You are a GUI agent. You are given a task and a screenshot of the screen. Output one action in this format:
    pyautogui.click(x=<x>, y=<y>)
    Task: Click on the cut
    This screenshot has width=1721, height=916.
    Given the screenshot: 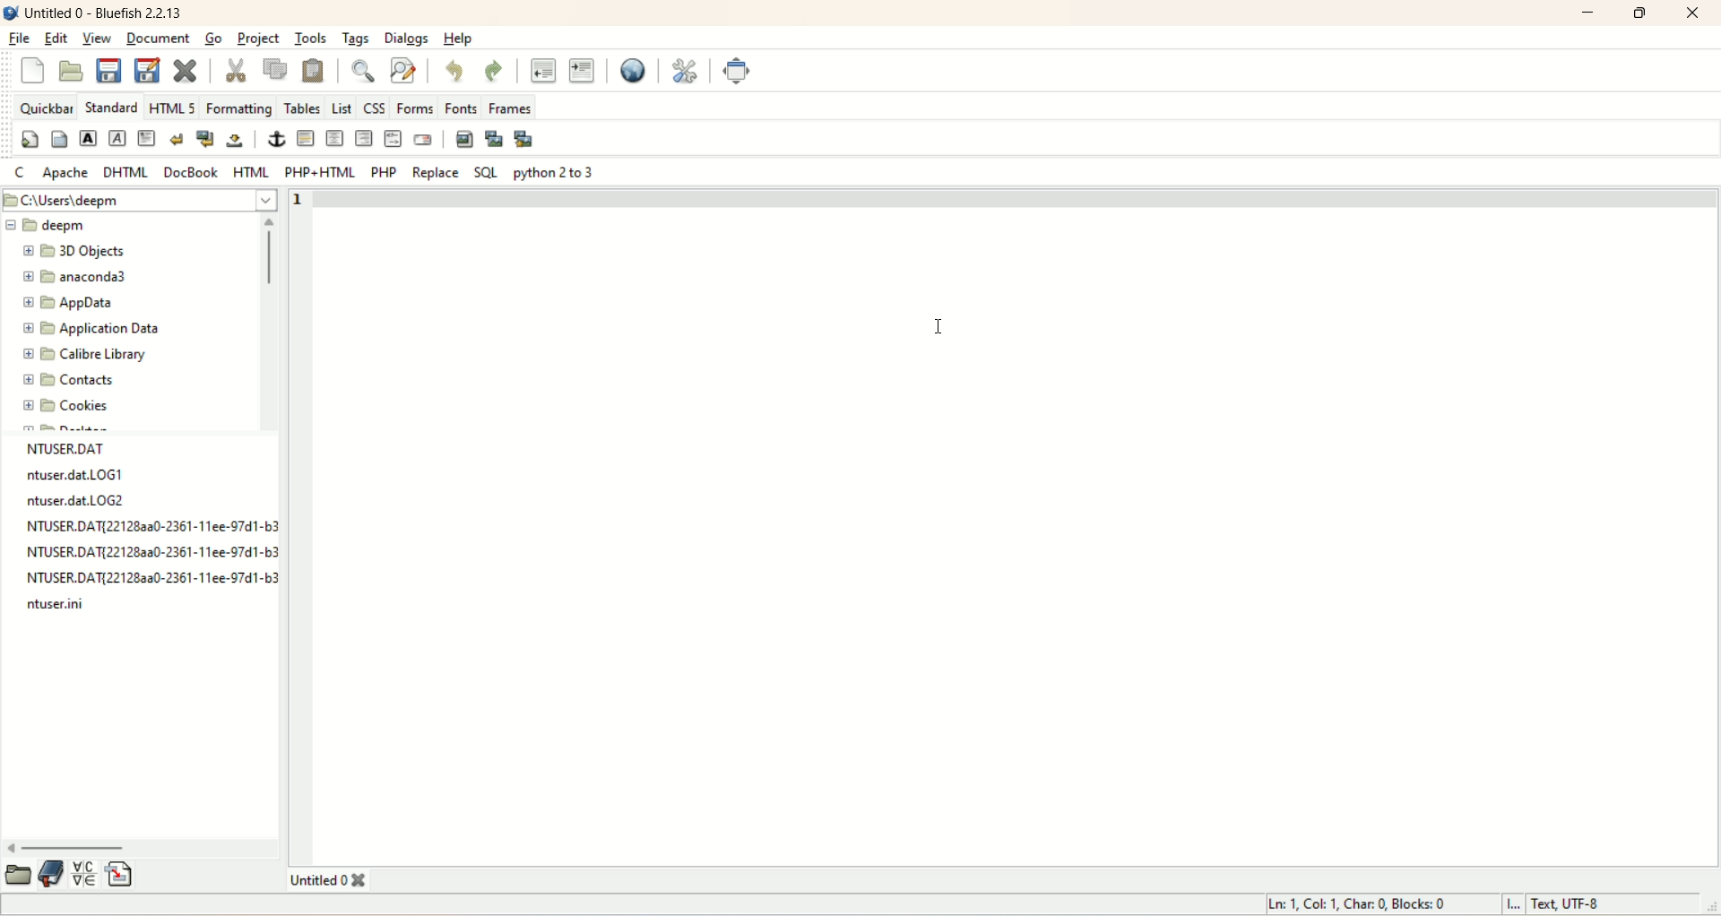 What is the action you would take?
    pyautogui.click(x=244, y=70)
    